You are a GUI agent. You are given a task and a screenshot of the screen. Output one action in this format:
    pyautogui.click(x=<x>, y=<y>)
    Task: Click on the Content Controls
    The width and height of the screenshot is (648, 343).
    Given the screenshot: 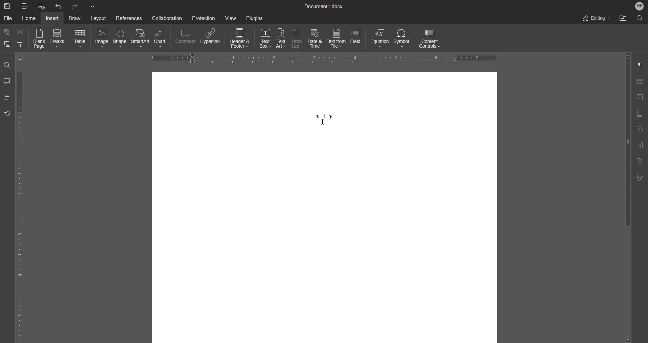 What is the action you would take?
    pyautogui.click(x=430, y=39)
    